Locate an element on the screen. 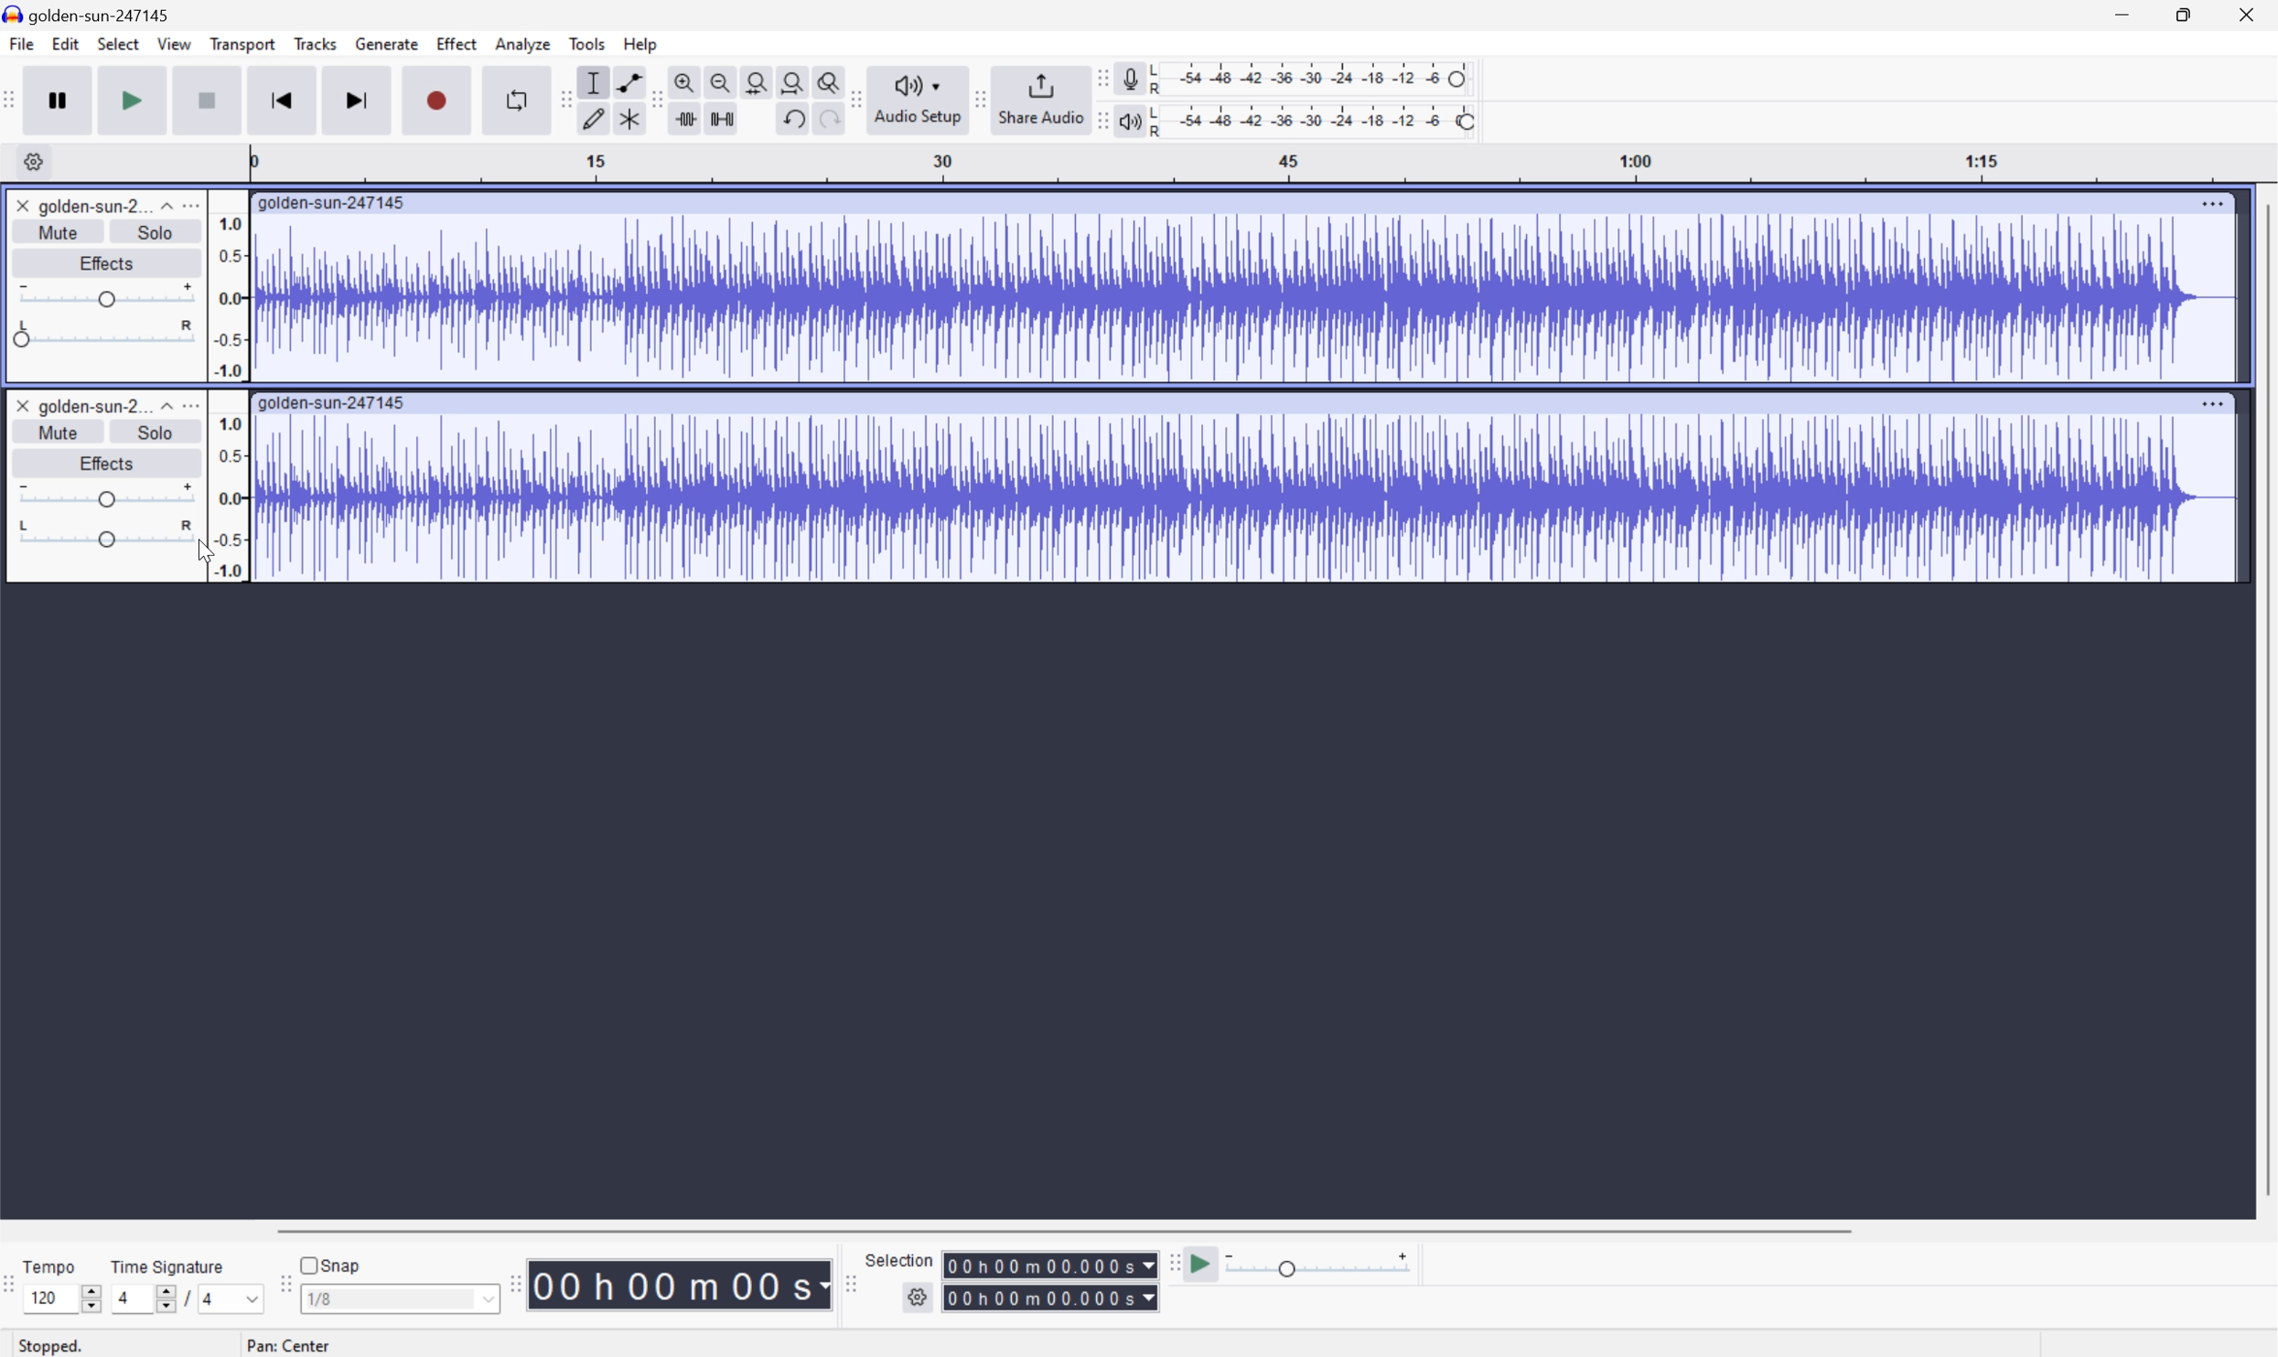  Audacity Time signature toolbar is located at coordinates (15, 1276).